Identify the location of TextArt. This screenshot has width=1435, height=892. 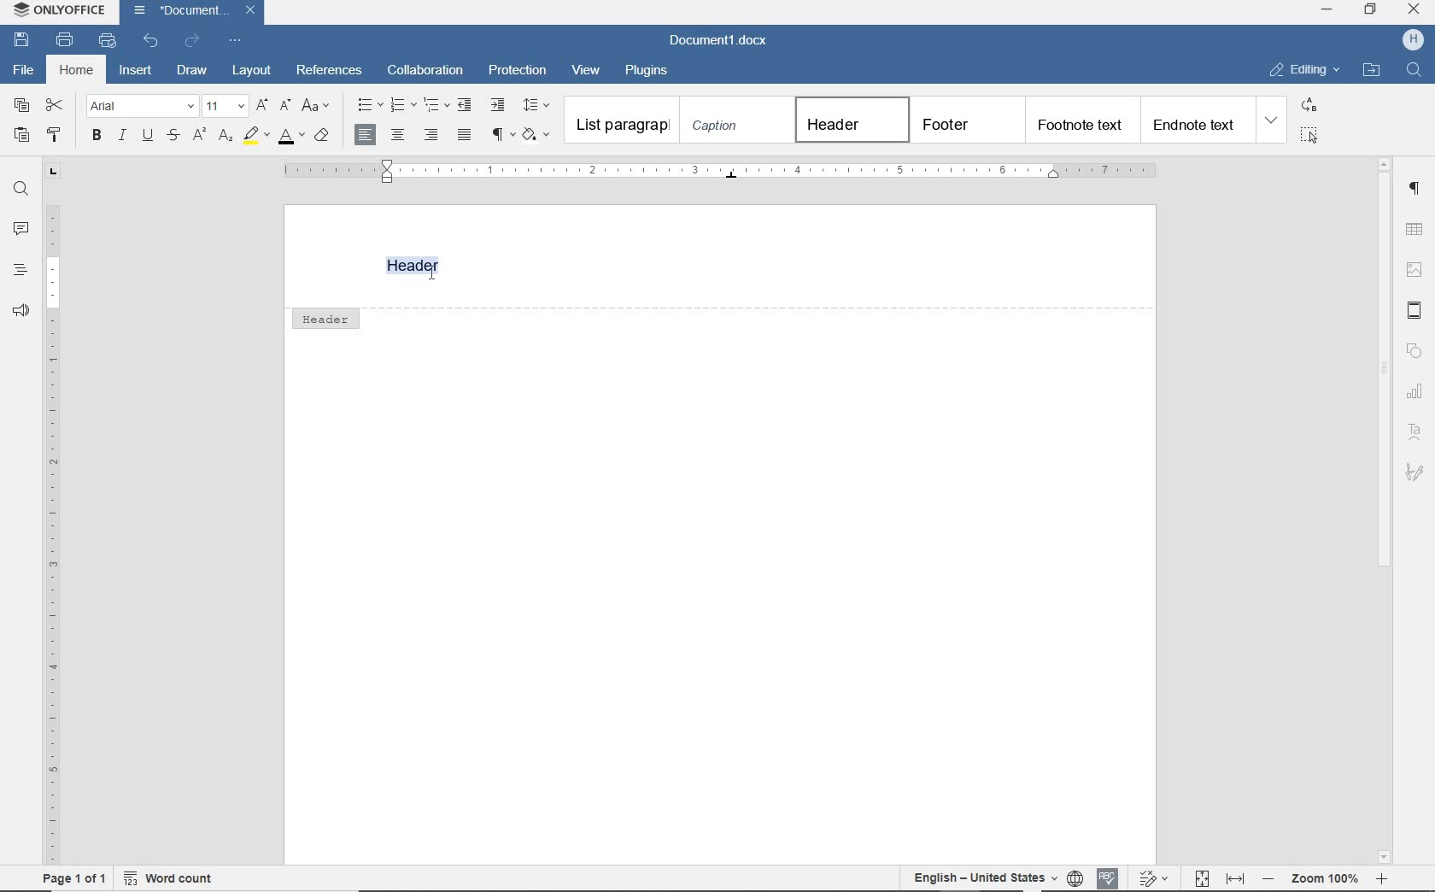
(1414, 431).